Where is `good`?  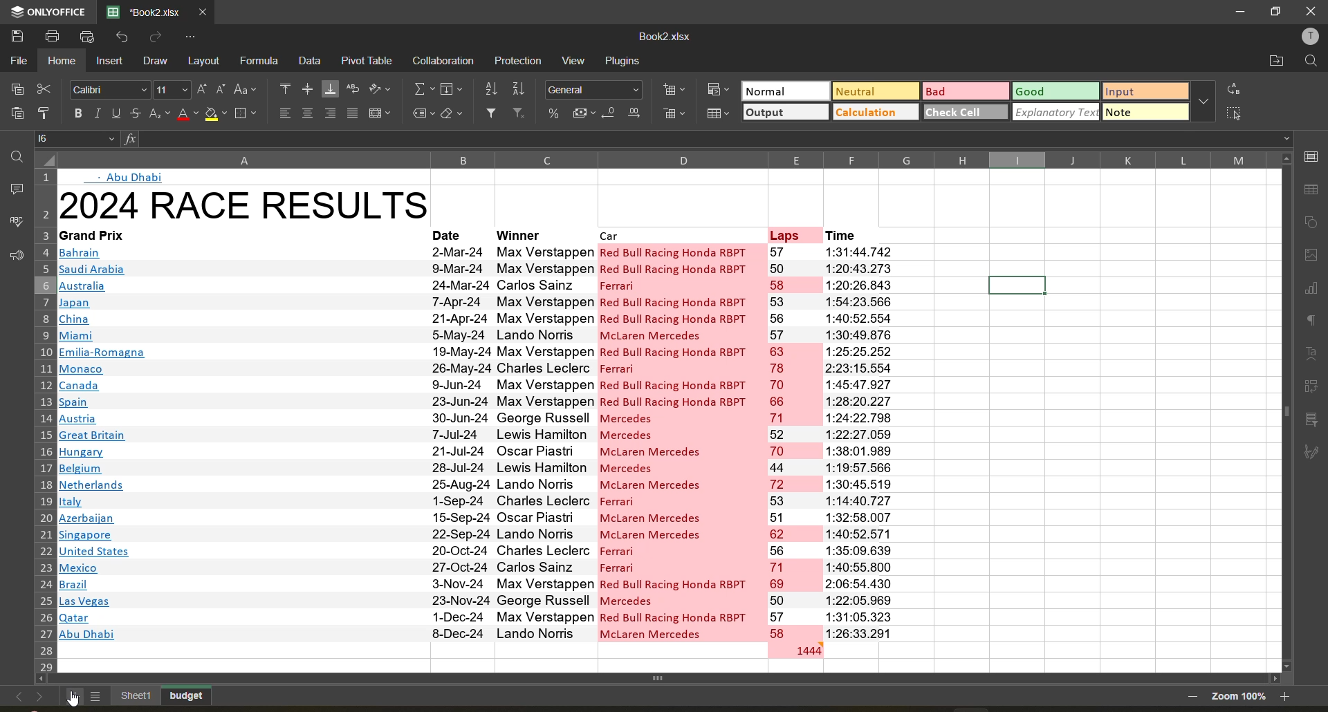
good is located at coordinates (1054, 91).